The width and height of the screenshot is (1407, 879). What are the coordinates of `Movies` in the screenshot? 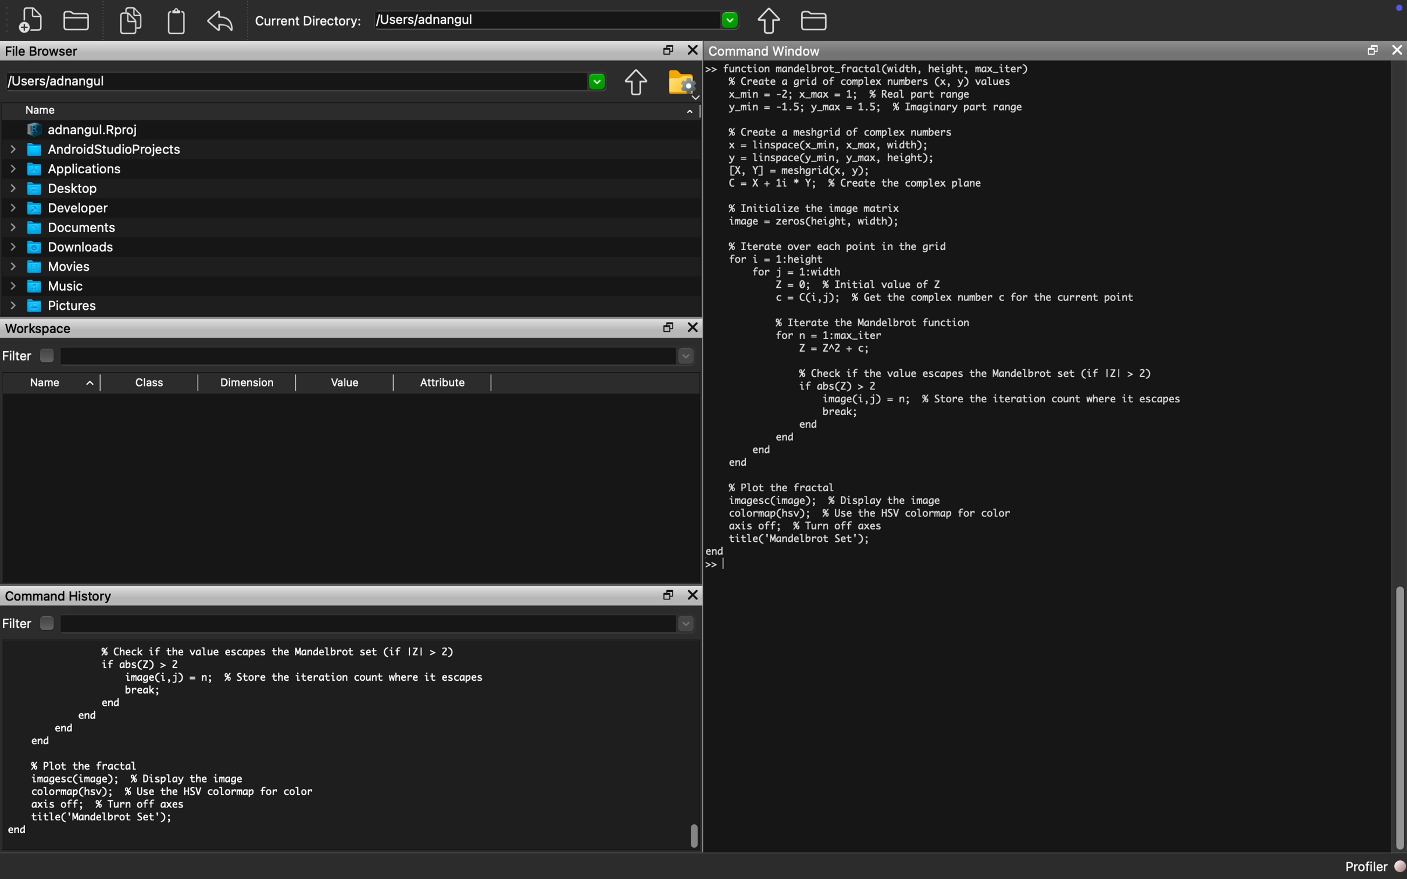 It's located at (48, 266).